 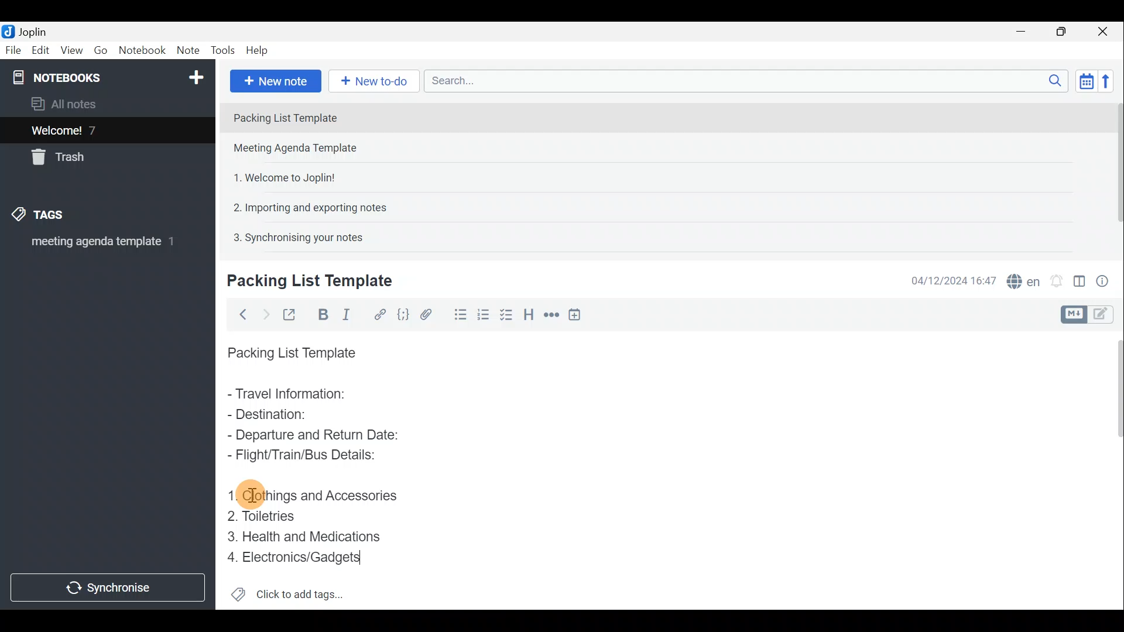 I want to click on Horizontal rule, so click(x=550, y=315).